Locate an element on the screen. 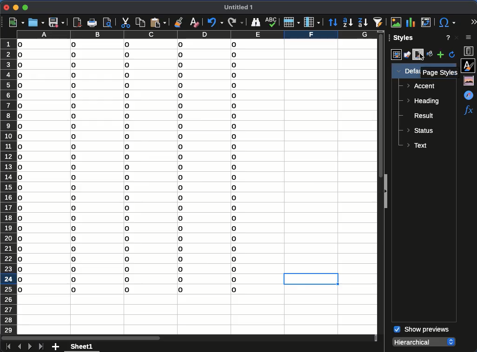 This screenshot has width=477, height=352. close is located at coordinates (457, 38).